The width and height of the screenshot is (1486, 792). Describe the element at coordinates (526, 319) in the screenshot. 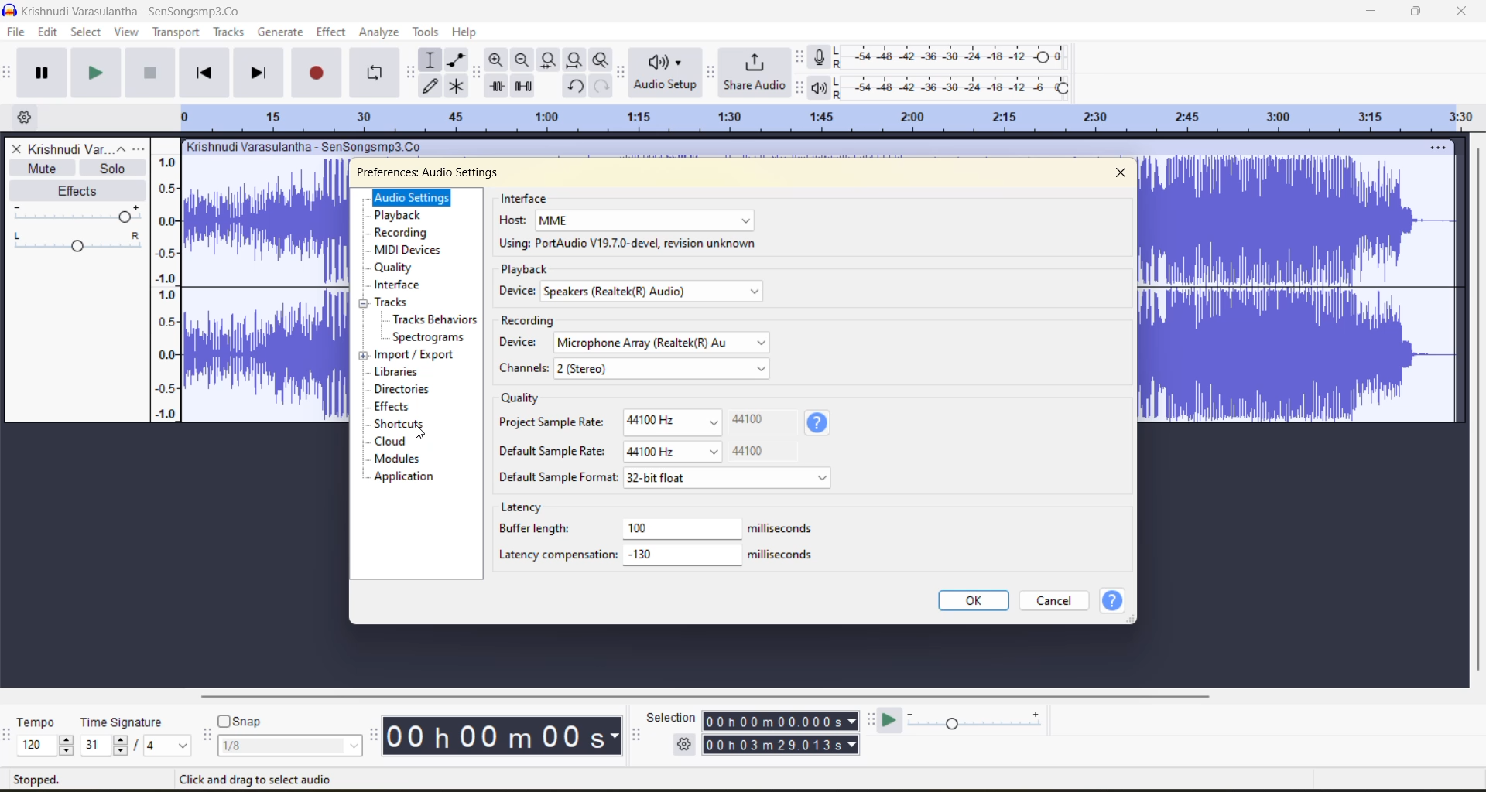

I see `recording` at that location.